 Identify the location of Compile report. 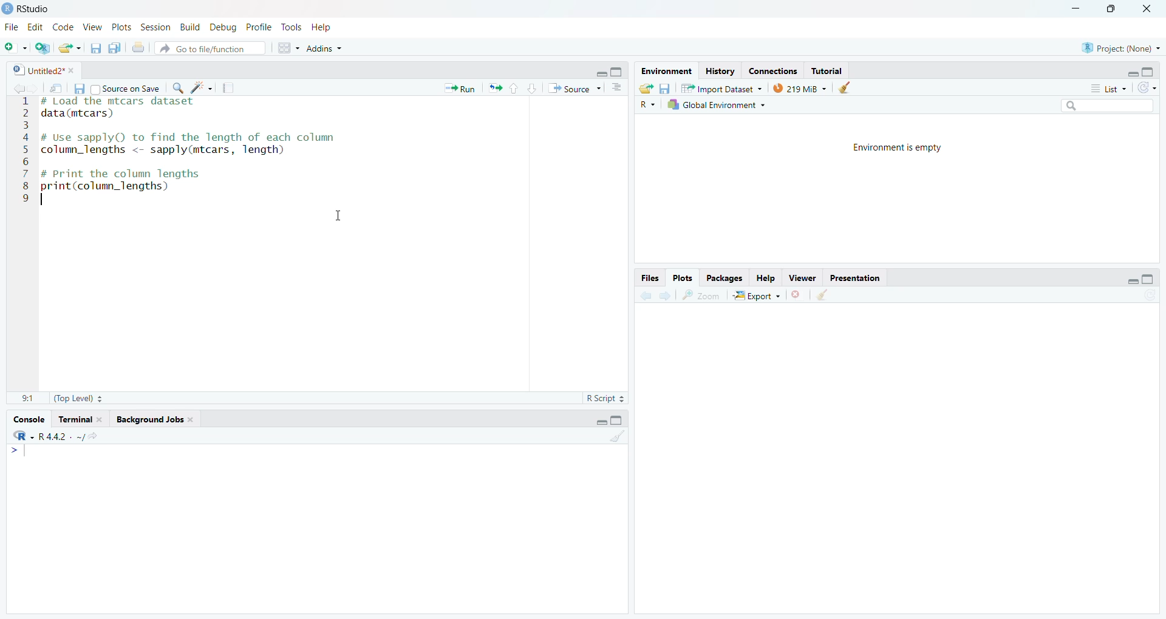
(228, 87).